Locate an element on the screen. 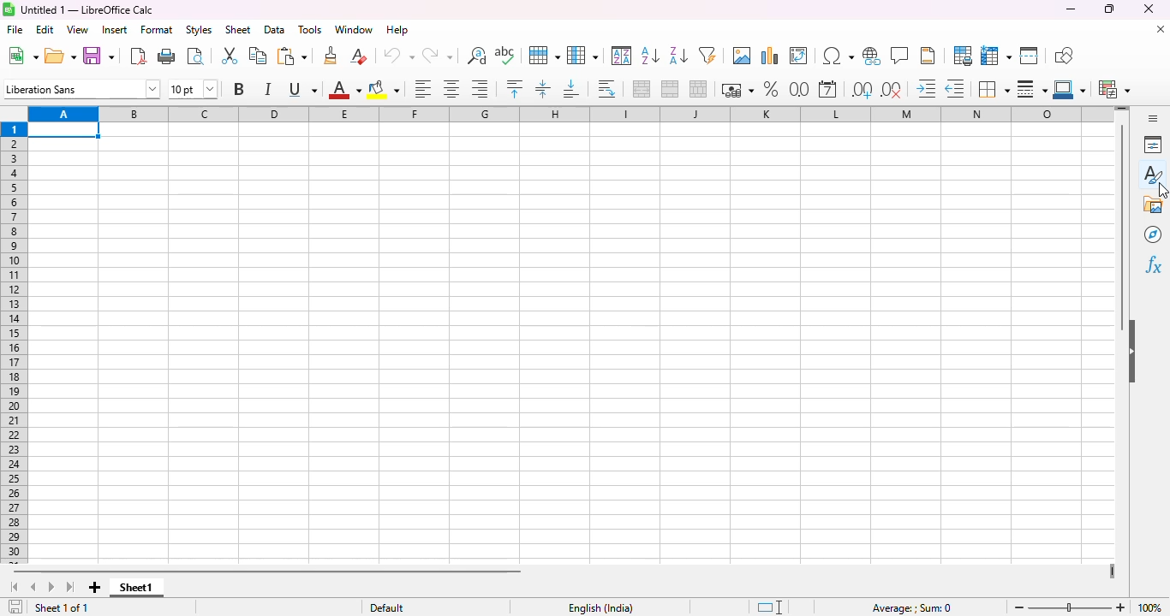 The image size is (1170, 616). format as currency is located at coordinates (737, 89).